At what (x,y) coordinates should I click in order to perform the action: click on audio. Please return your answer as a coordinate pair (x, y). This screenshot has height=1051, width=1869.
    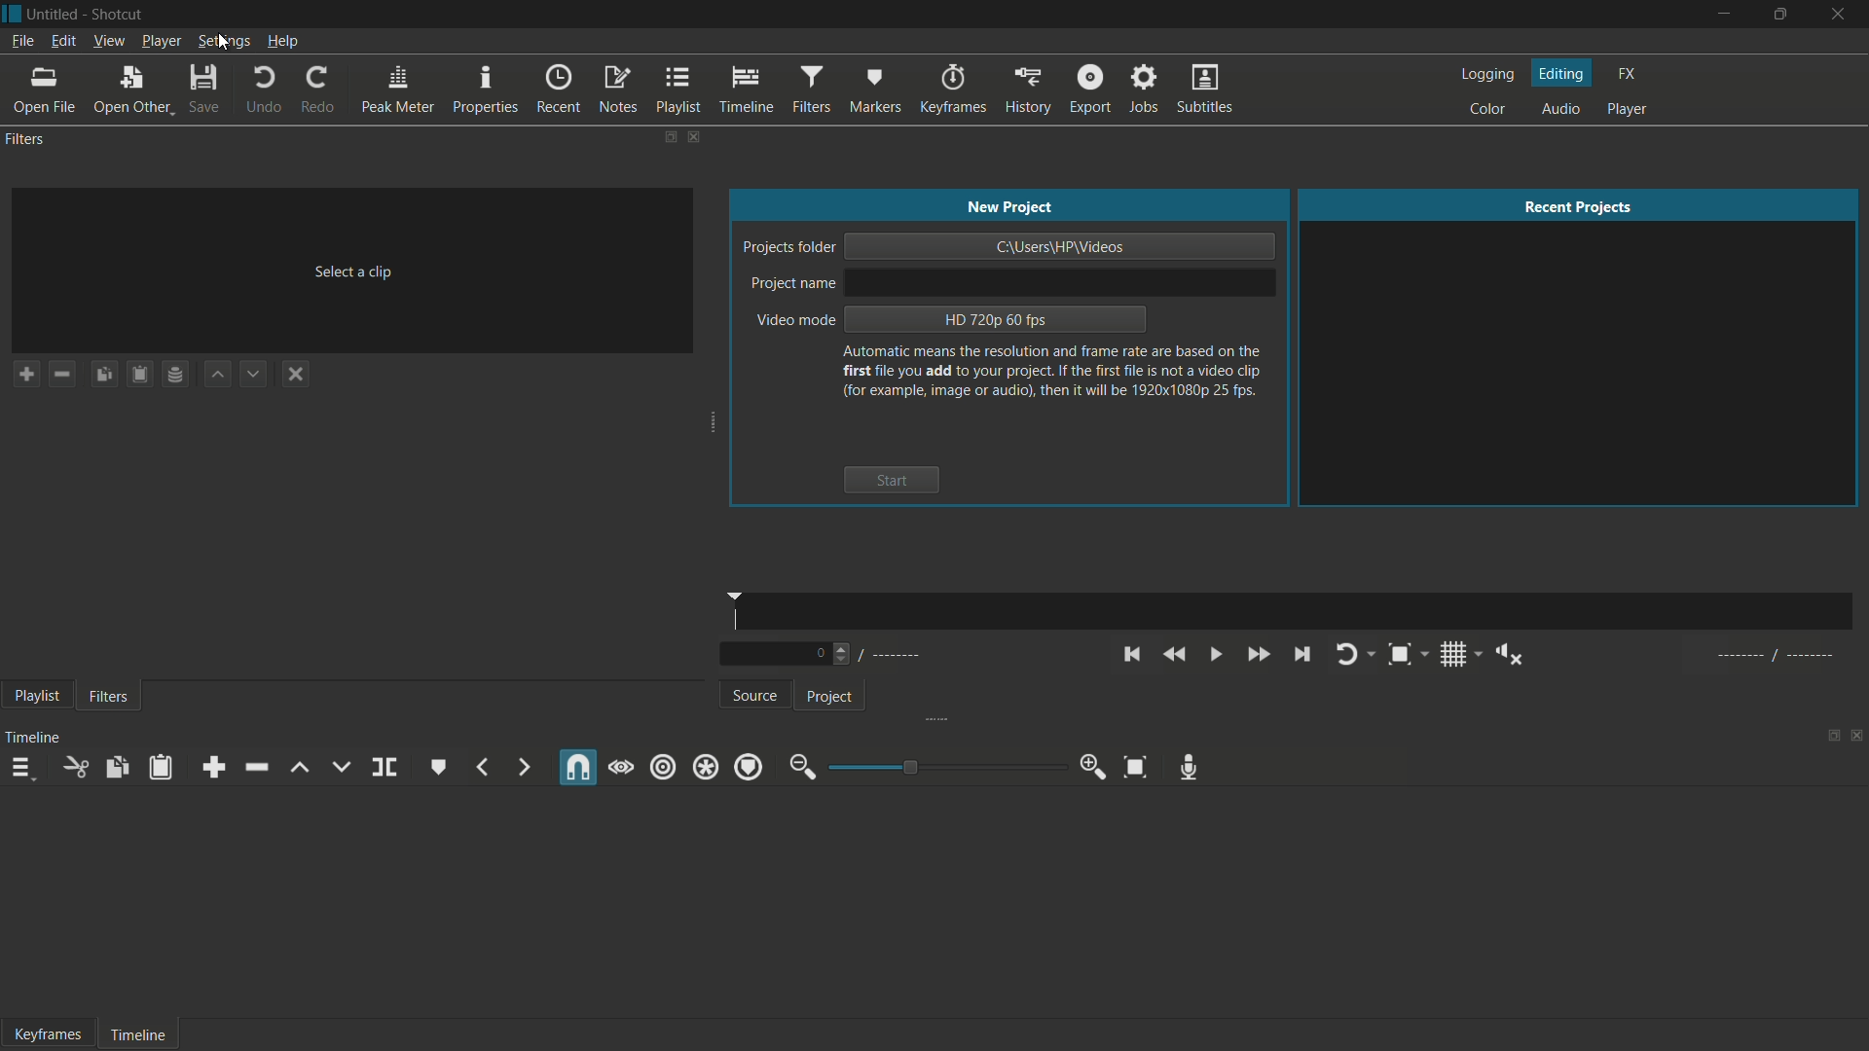
    Looking at the image, I should click on (1564, 109).